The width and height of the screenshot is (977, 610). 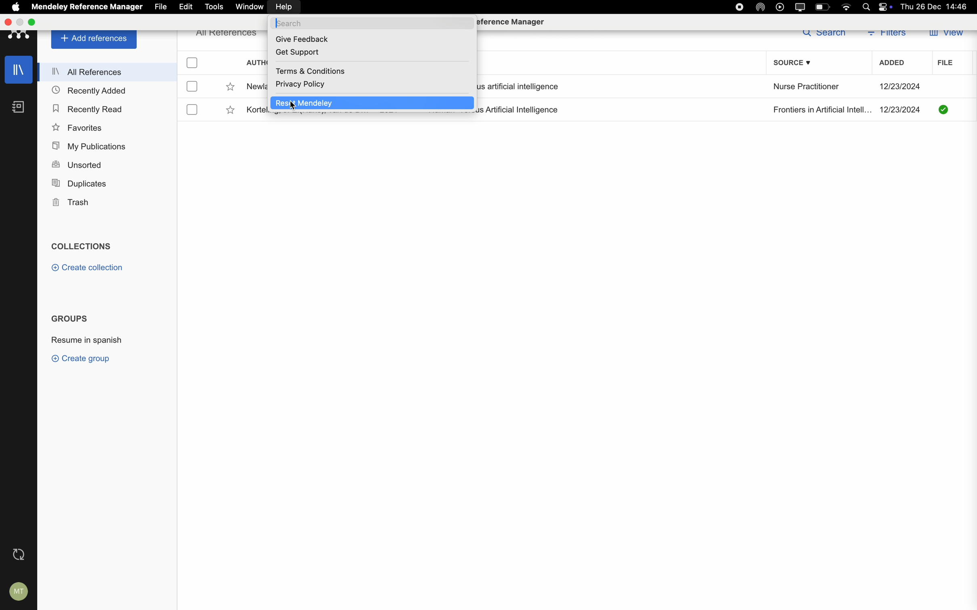 What do you see at coordinates (7, 22) in the screenshot?
I see `close Mendeley` at bounding box center [7, 22].